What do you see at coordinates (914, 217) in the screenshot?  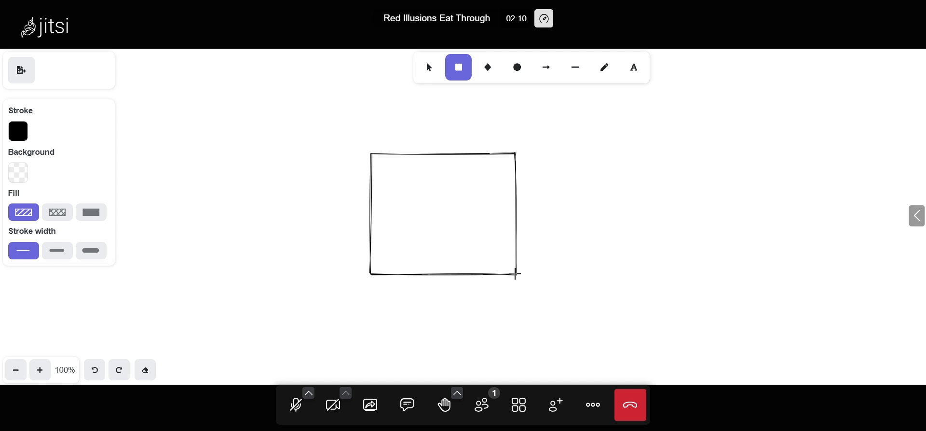 I see `expand` at bounding box center [914, 217].